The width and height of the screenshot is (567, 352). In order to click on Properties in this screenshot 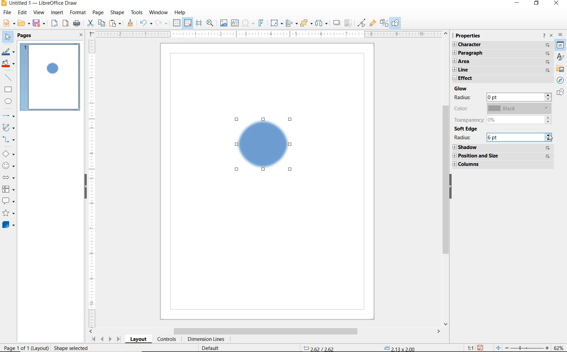, I will do `click(560, 46)`.